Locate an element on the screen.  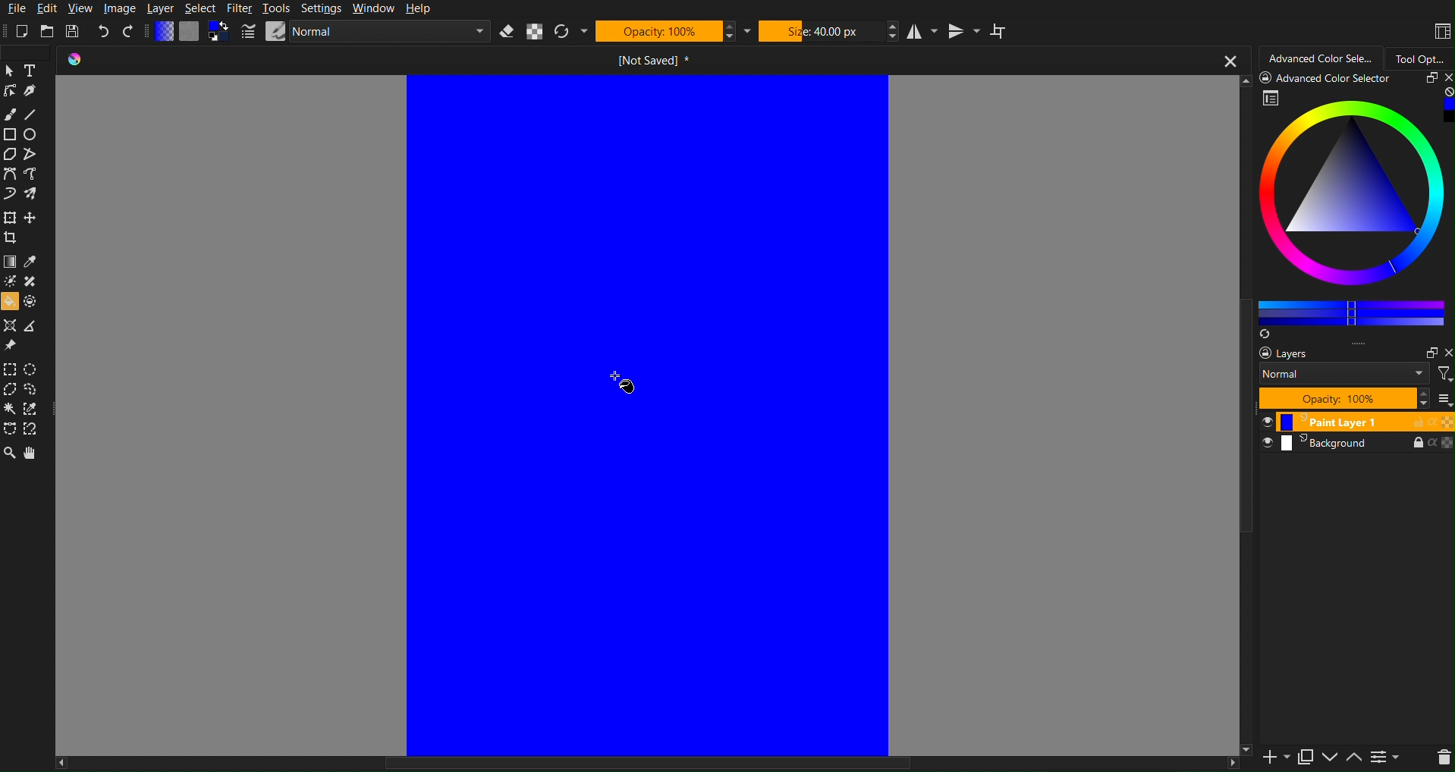
layers is located at coordinates (1277, 353).